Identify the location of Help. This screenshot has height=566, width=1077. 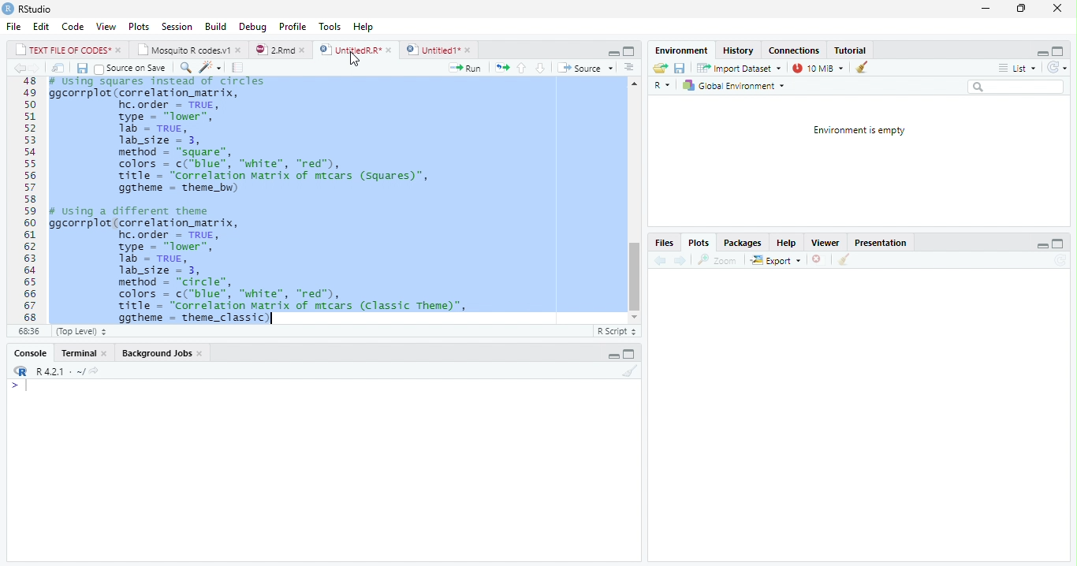
(788, 243).